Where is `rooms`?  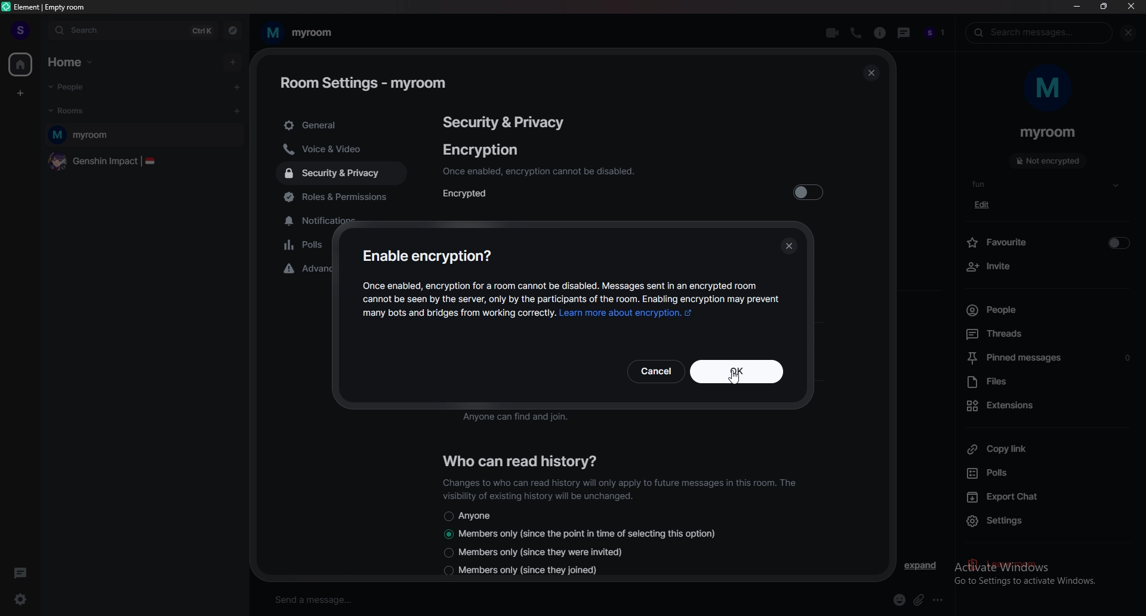 rooms is located at coordinates (81, 112).